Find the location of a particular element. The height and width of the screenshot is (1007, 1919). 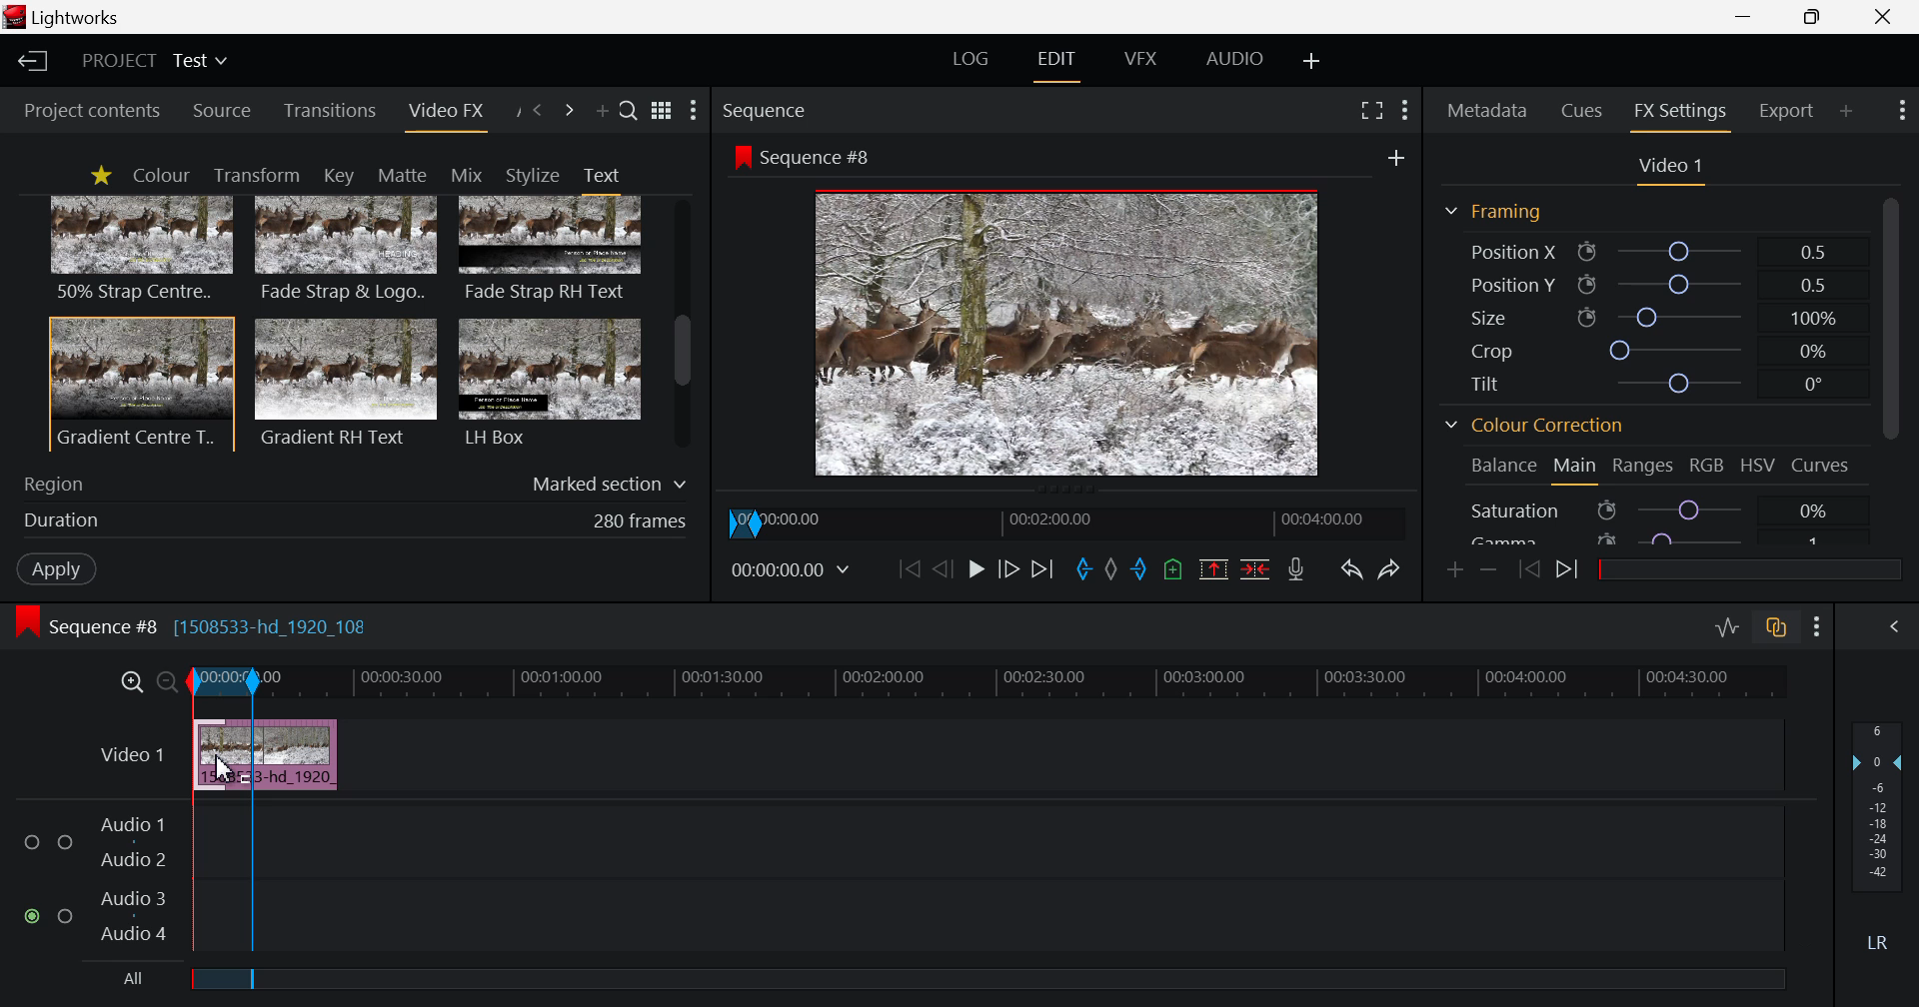

Project title is located at coordinates (158, 61).